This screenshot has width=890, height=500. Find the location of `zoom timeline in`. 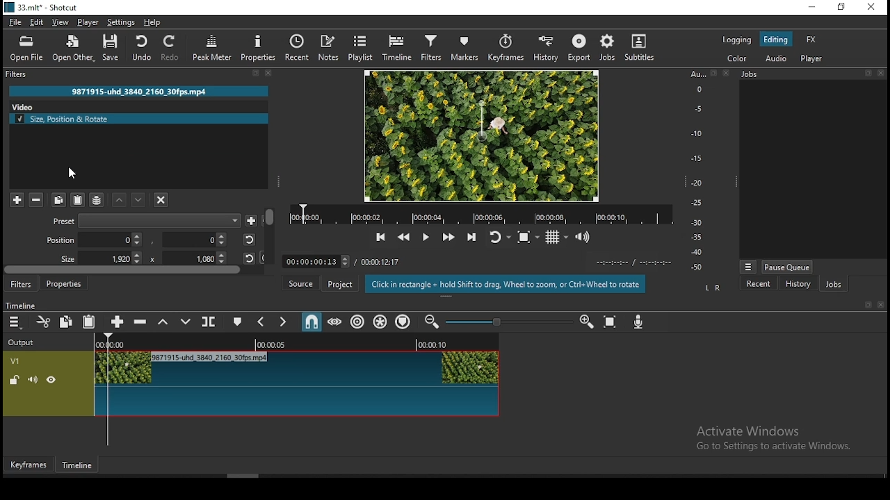

zoom timeline in is located at coordinates (585, 324).